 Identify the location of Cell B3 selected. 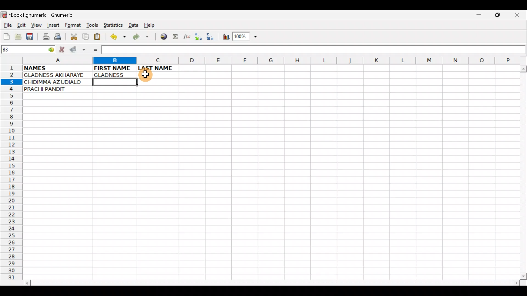
(114, 82).